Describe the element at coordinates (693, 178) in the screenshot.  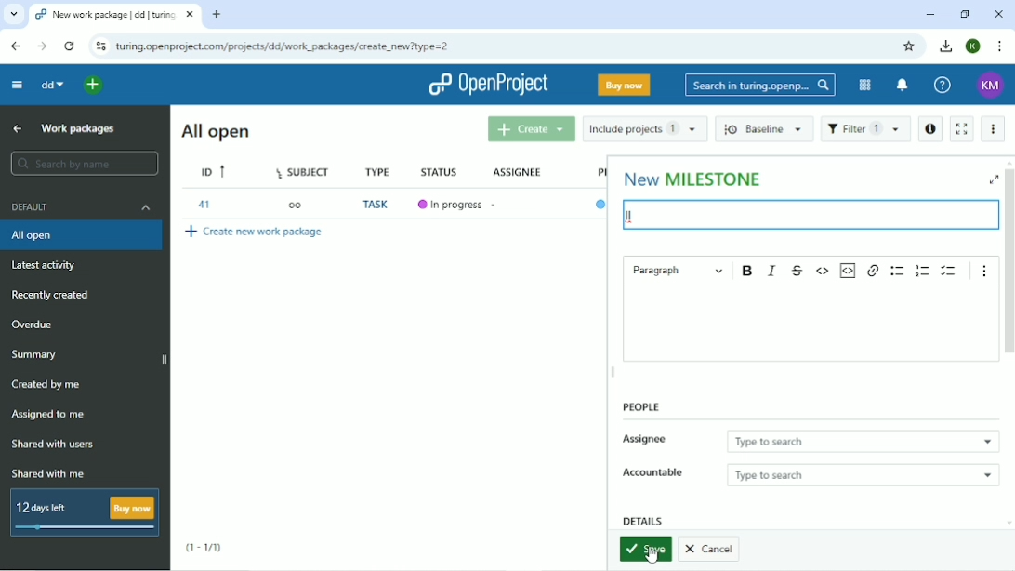
I see `New Milestone` at that location.